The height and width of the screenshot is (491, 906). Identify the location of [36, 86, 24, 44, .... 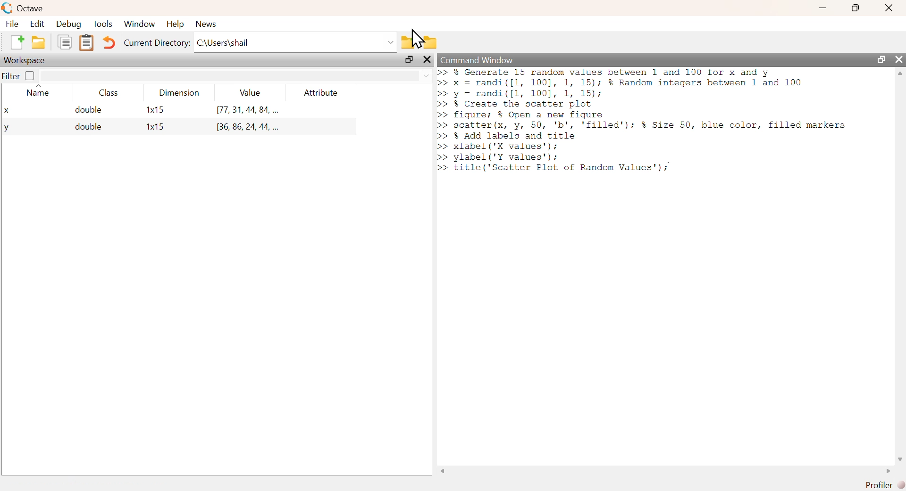
(249, 127).